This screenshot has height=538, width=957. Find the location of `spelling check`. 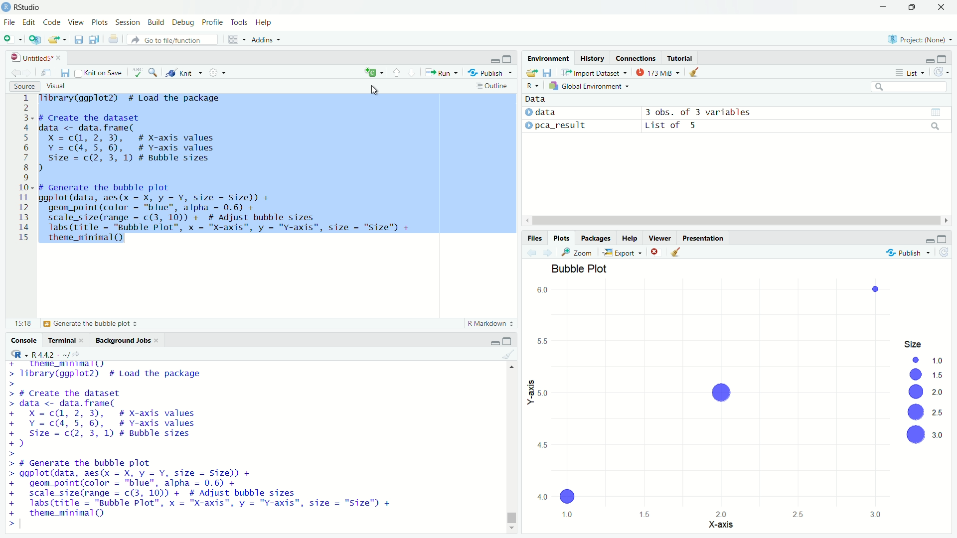

spelling check is located at coordinates (138, 72).